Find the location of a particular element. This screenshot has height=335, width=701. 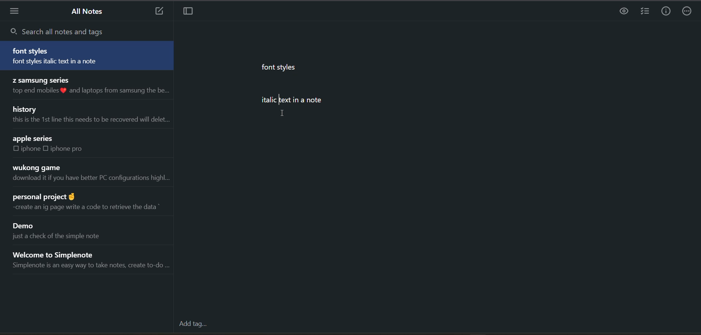

insert checklist is located at coordinates (645, 12).